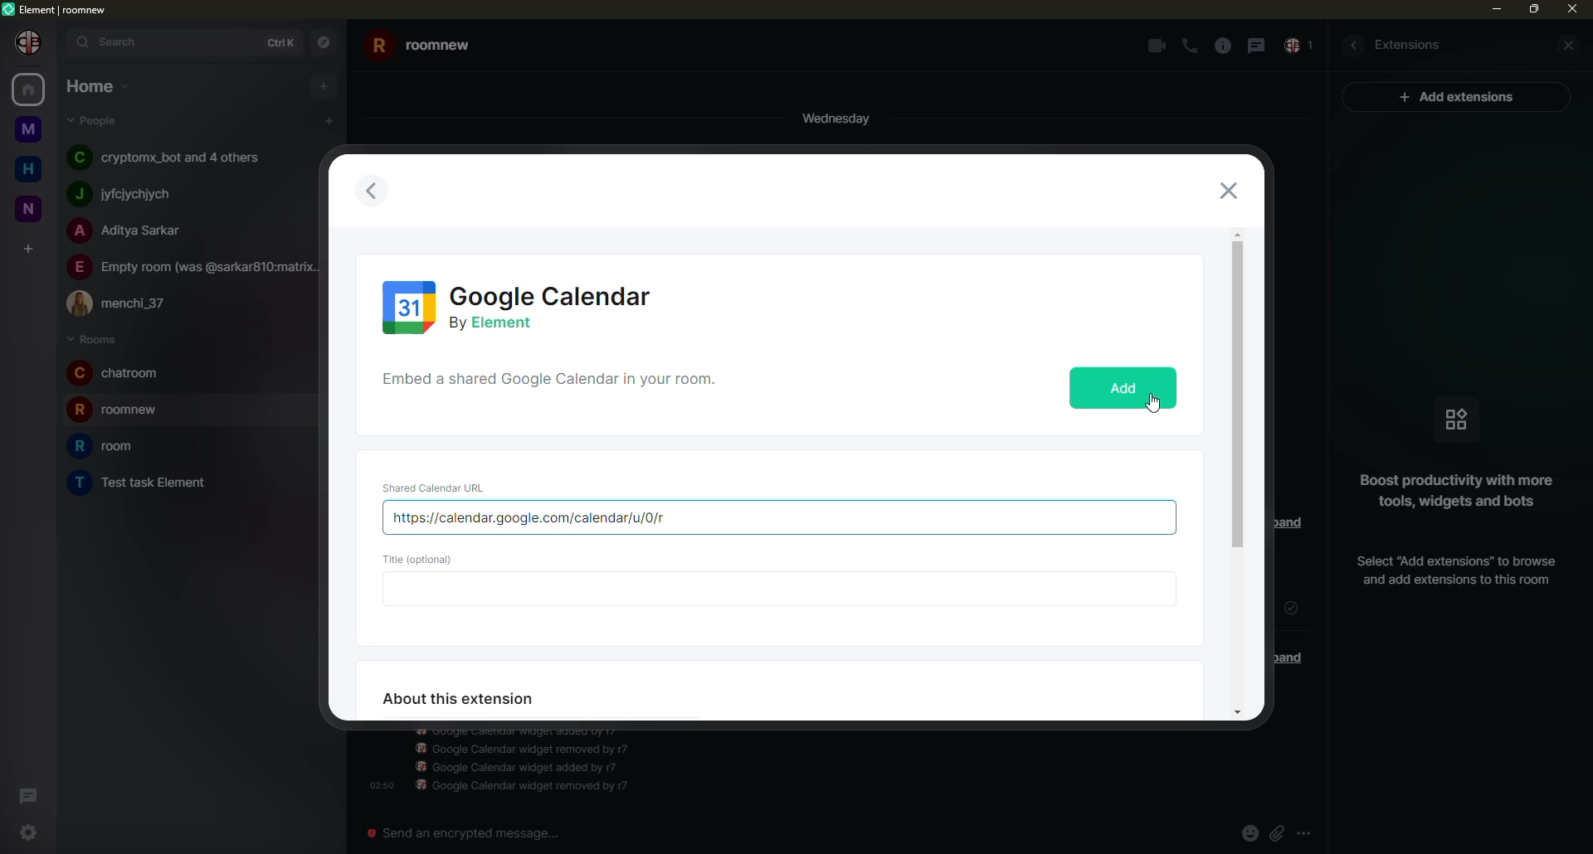 This screenshot has height=854, width=1593. Describe the element at coordinates (378, 784) in the screenshot. I see `time` at that location.